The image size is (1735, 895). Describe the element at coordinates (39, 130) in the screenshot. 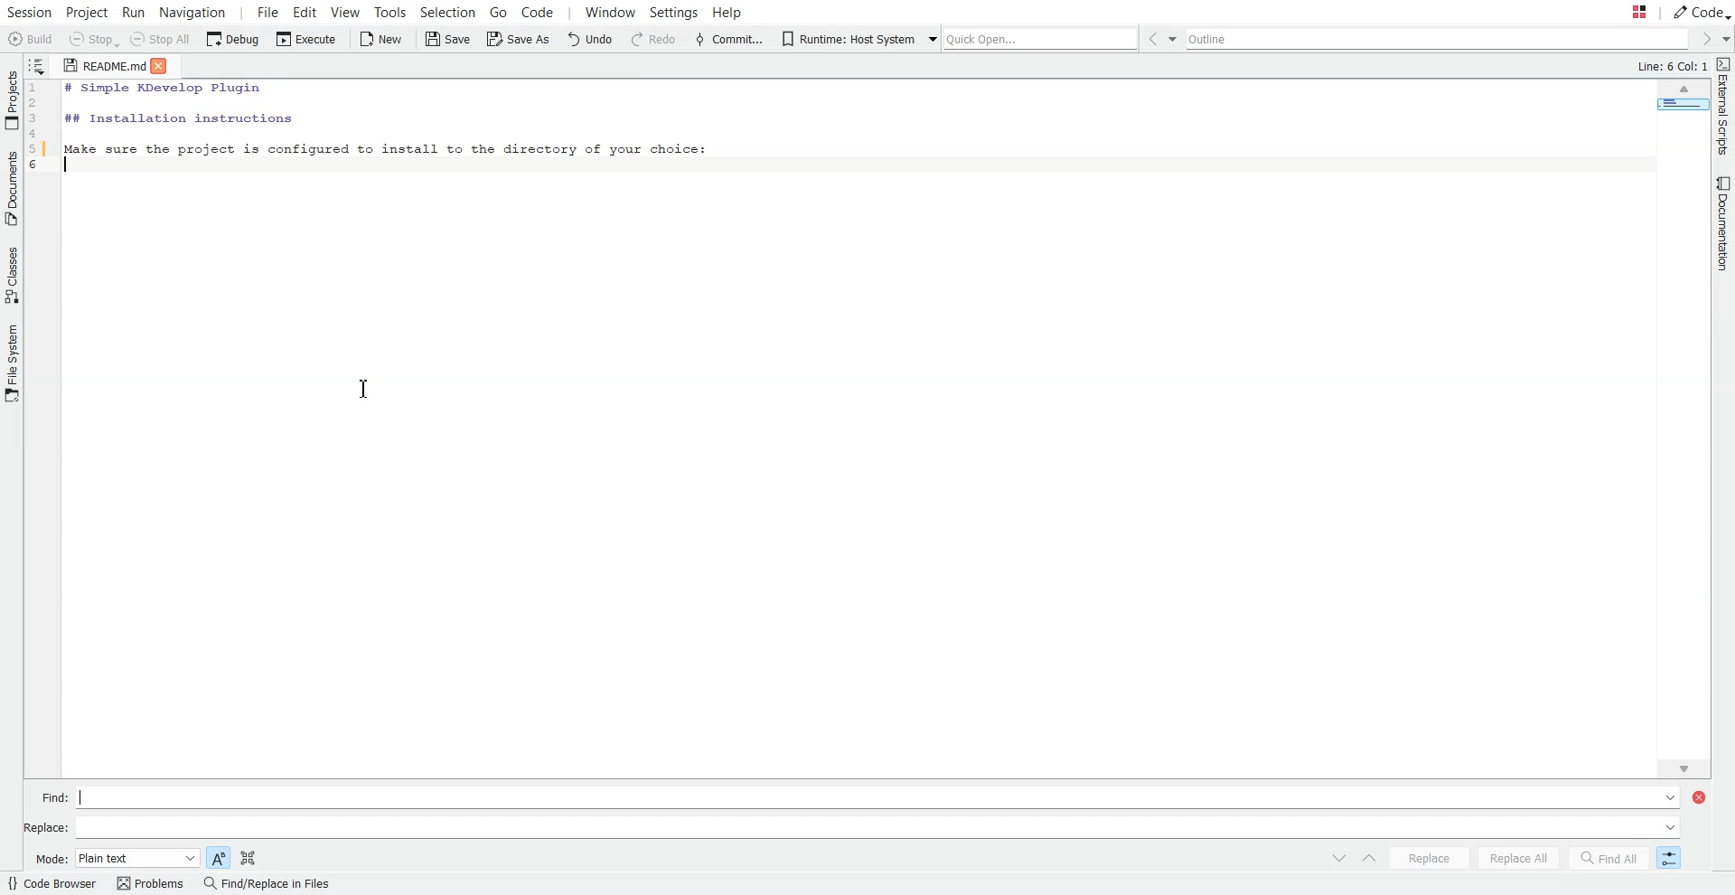

I see `Code line` at that location.